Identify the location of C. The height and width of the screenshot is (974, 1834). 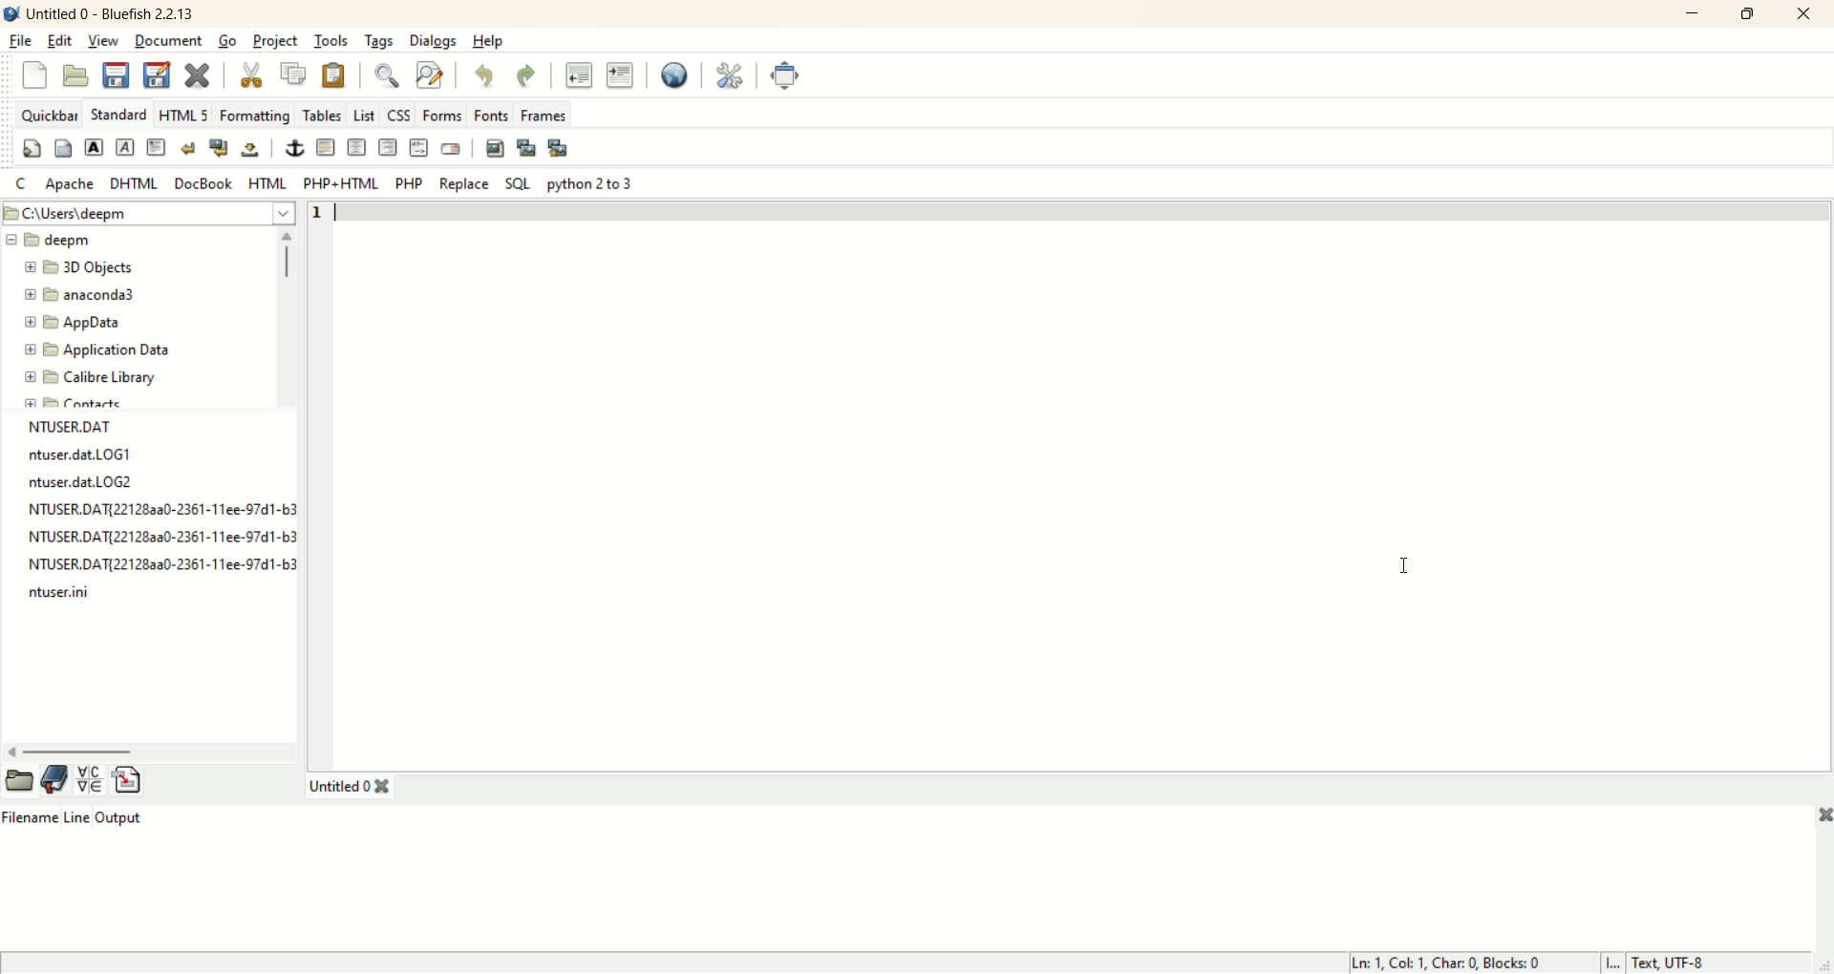
(22, 183).